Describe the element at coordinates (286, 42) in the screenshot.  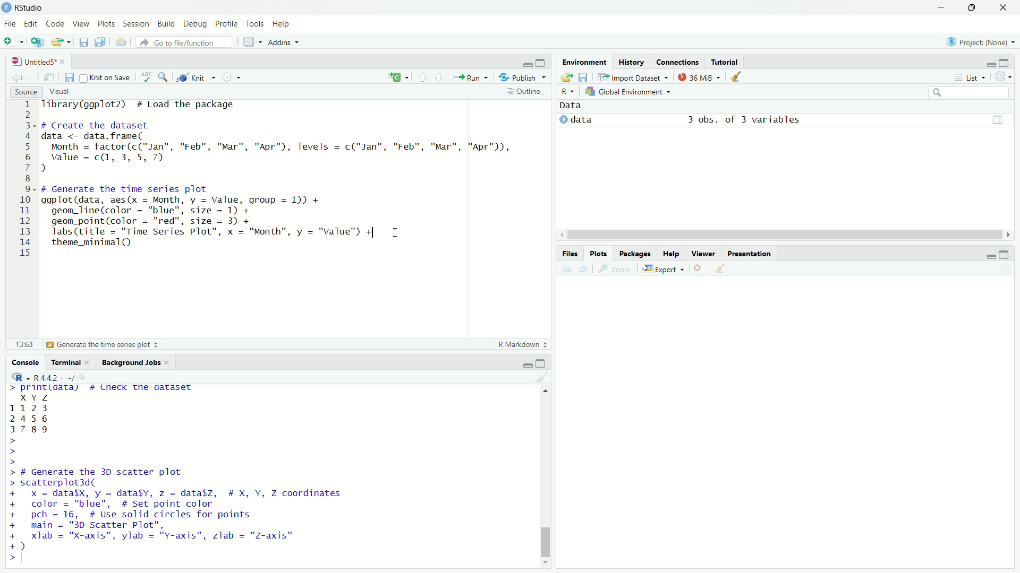
I see `addins` at that location.